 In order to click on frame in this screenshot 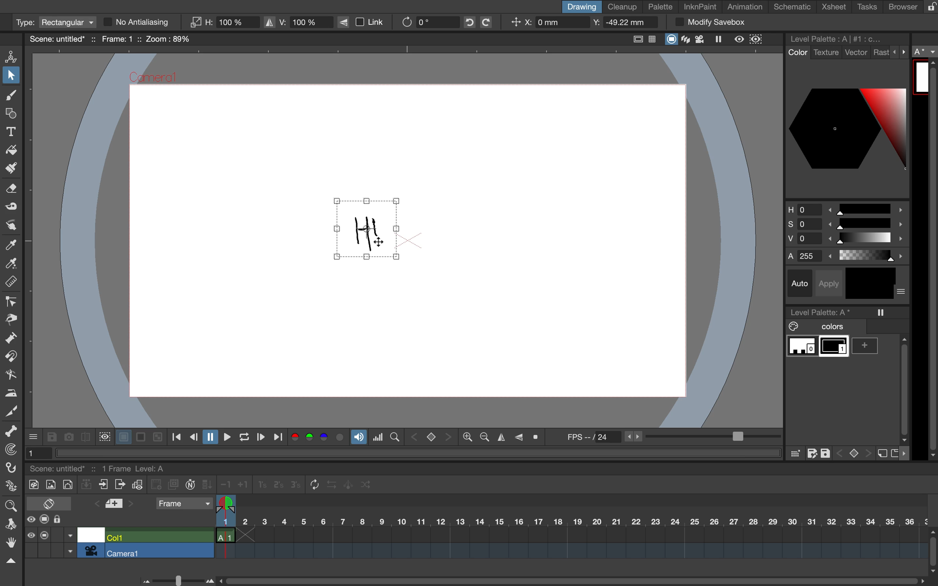, I will do `click(184, 504)`.